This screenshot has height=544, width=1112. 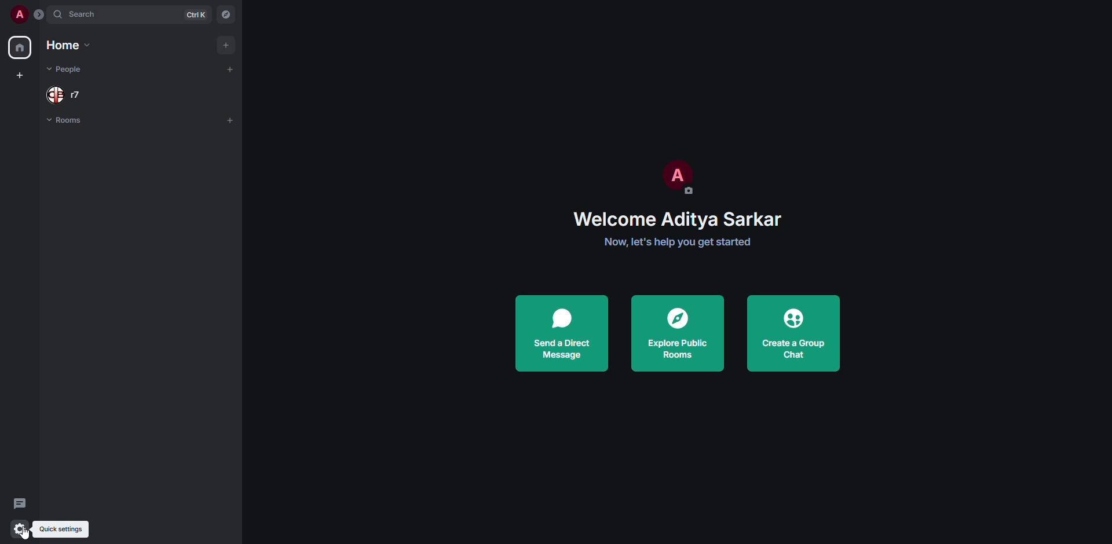 I want to click on add, so click(x=226, y=45).